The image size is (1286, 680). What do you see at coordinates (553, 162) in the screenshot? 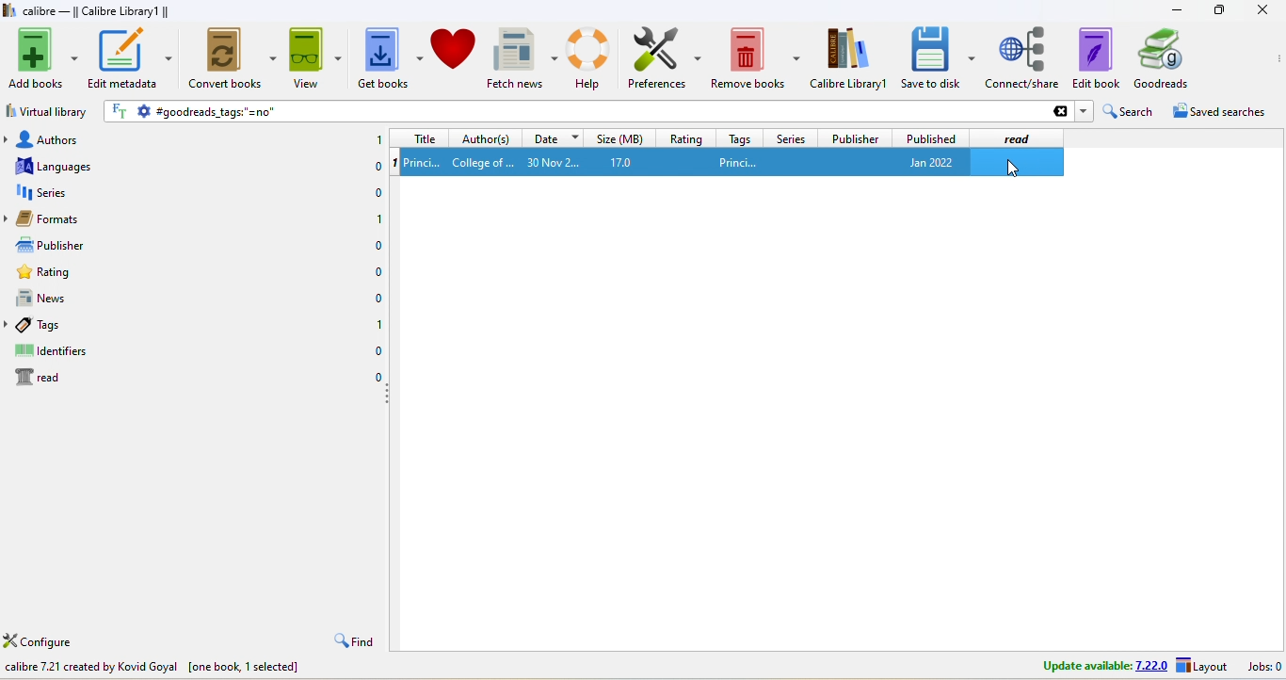
I see `30 nov 2` at bounding box center [553, 162].